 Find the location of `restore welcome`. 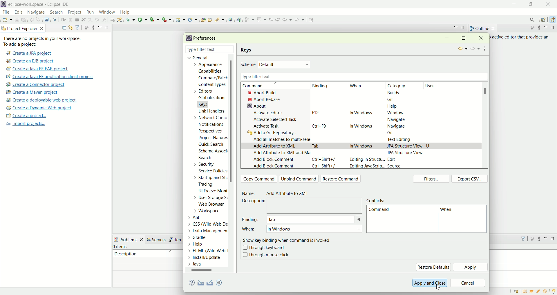

restore welcome is located at coordinates (517, 292).